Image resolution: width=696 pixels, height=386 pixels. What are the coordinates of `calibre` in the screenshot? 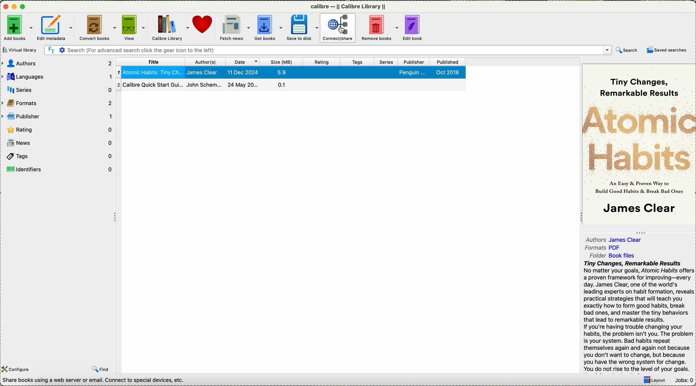 It's located at (348, 7).